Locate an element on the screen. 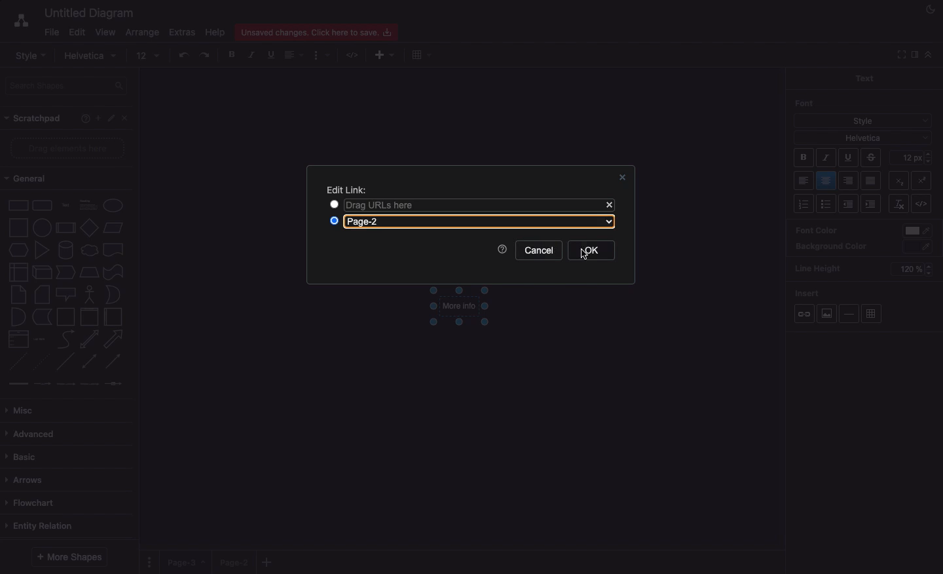 This screenshot has height=574, width=943. Justified is located at coordinates (872, 182).